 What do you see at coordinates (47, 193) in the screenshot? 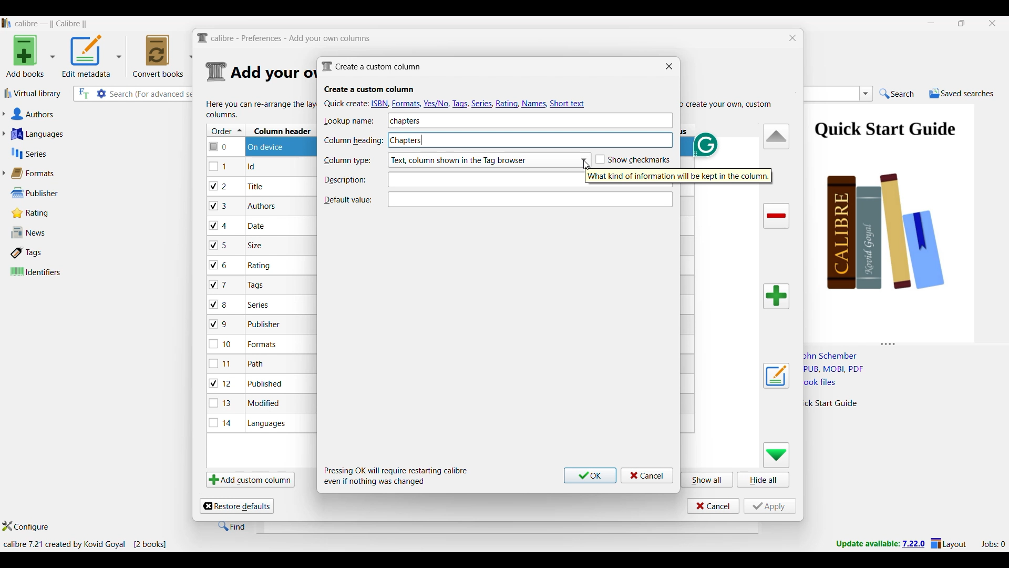
I see `Publisher` at bounding box center [47, 193].